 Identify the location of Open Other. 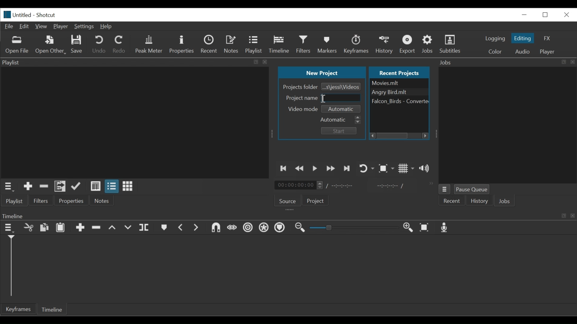
(50, 45).